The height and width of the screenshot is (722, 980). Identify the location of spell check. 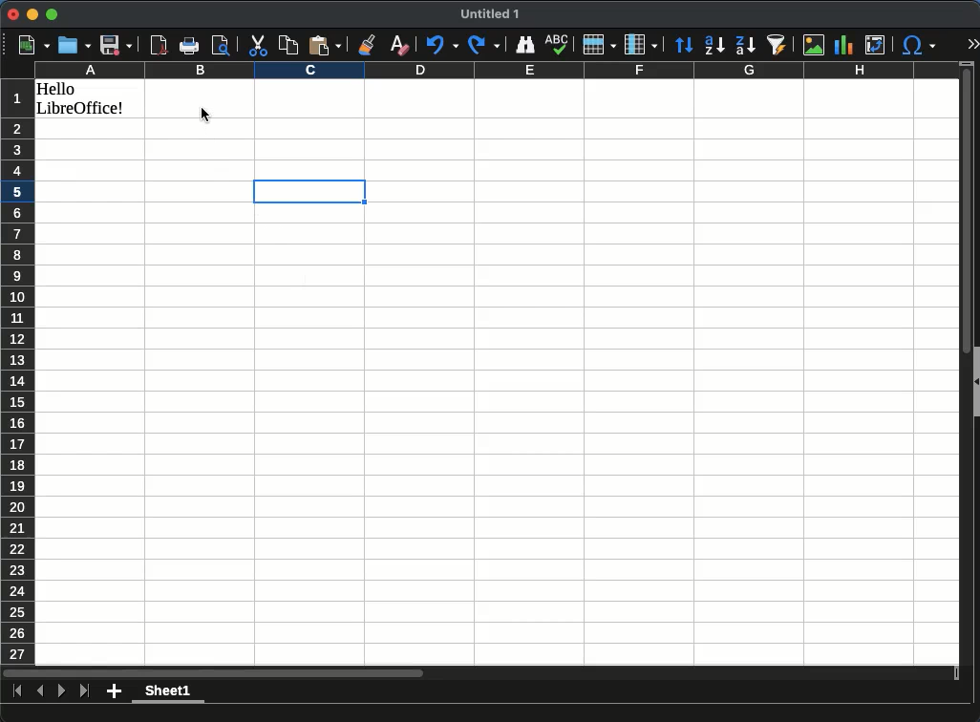
(557, 43).